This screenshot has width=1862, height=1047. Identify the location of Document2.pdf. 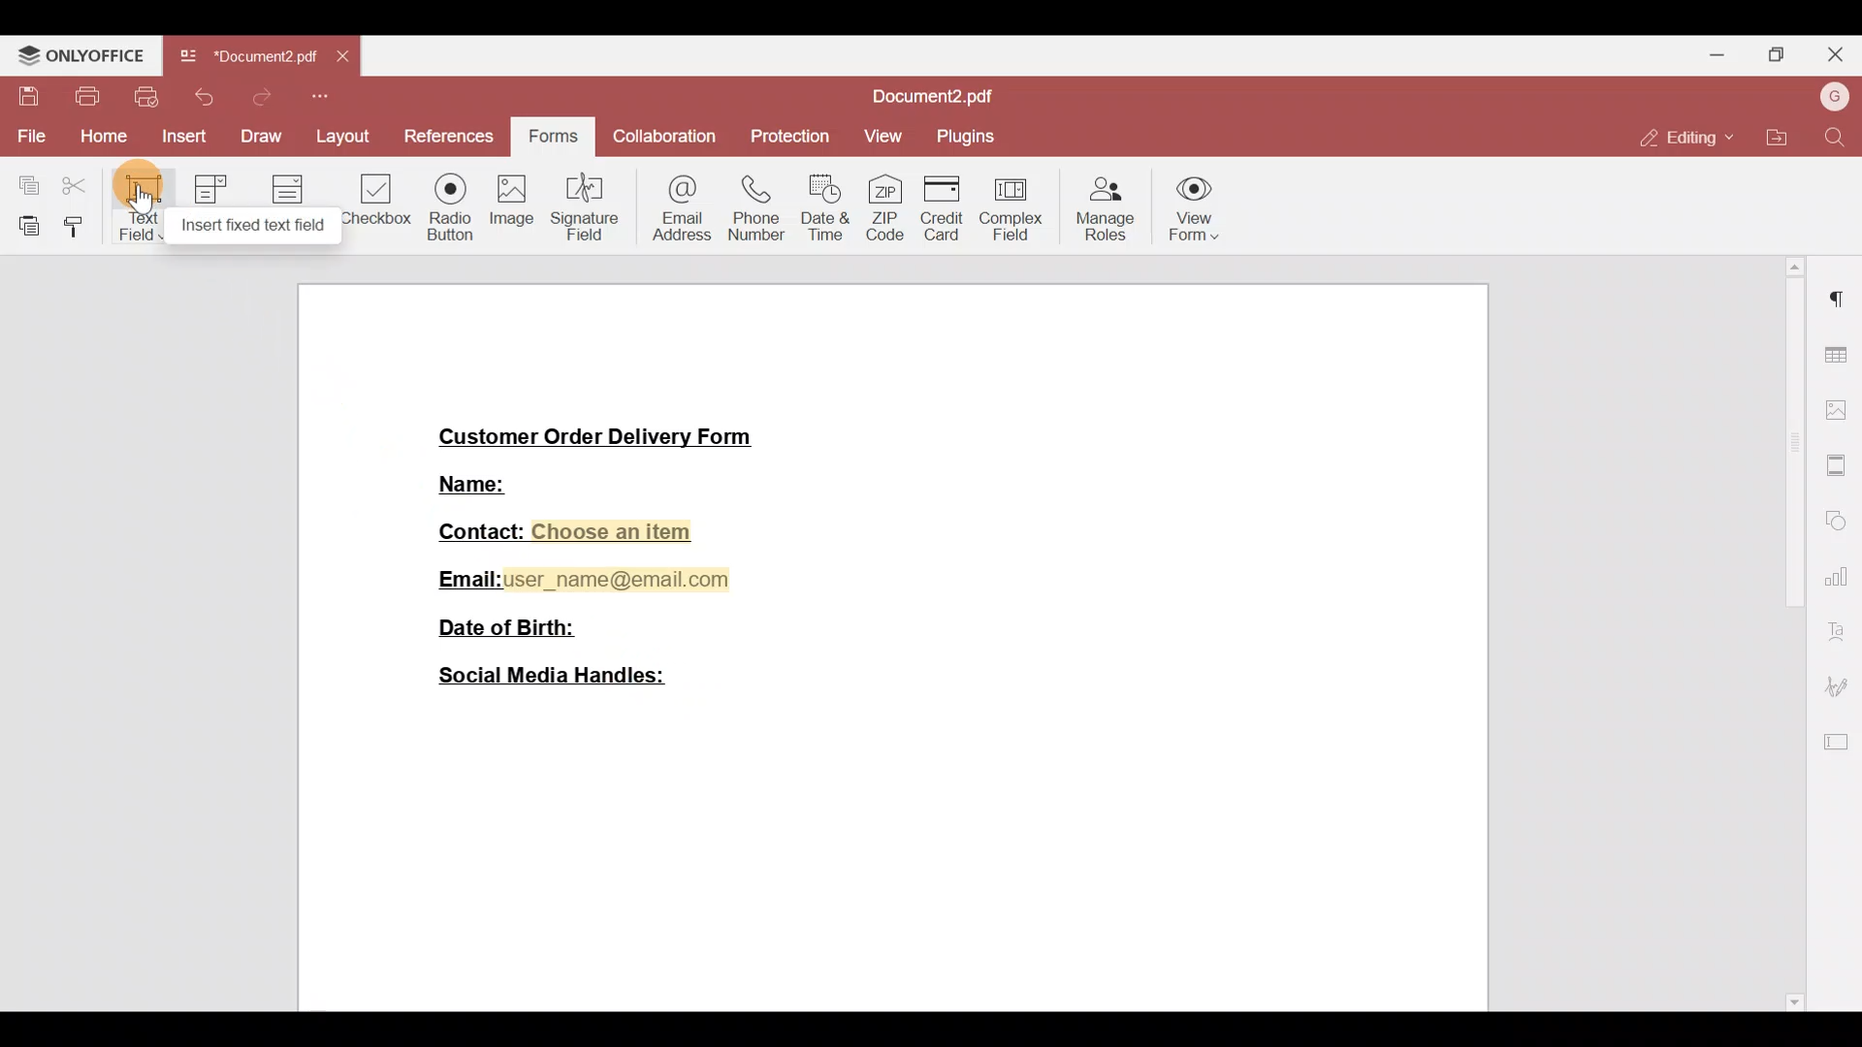
(942, 97).